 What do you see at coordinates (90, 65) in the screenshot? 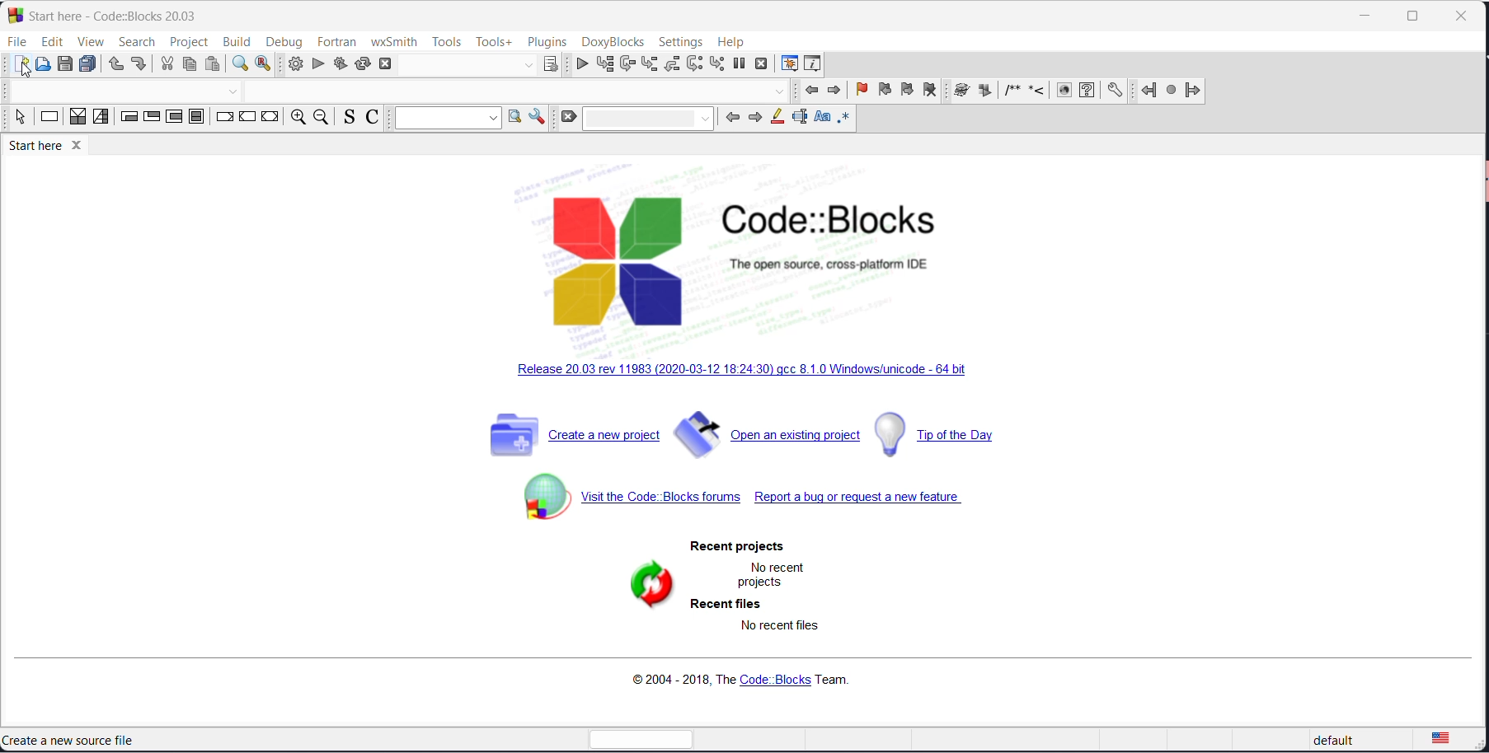
I see `save all` at bounding box center [90, 65].